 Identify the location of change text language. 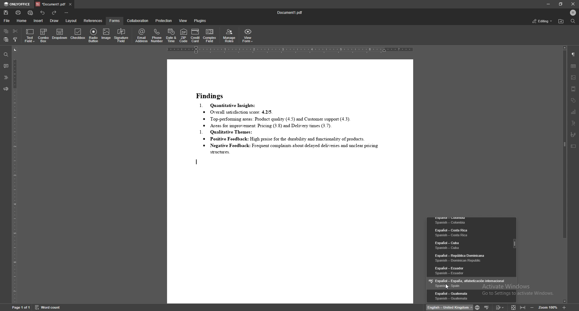
(449, 307).